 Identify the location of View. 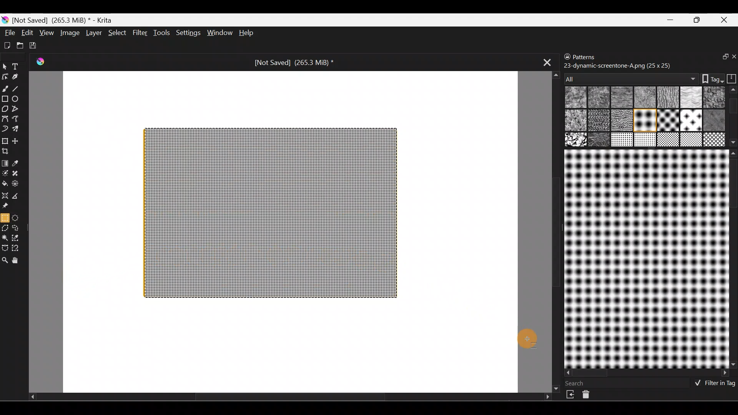
(47, 32).